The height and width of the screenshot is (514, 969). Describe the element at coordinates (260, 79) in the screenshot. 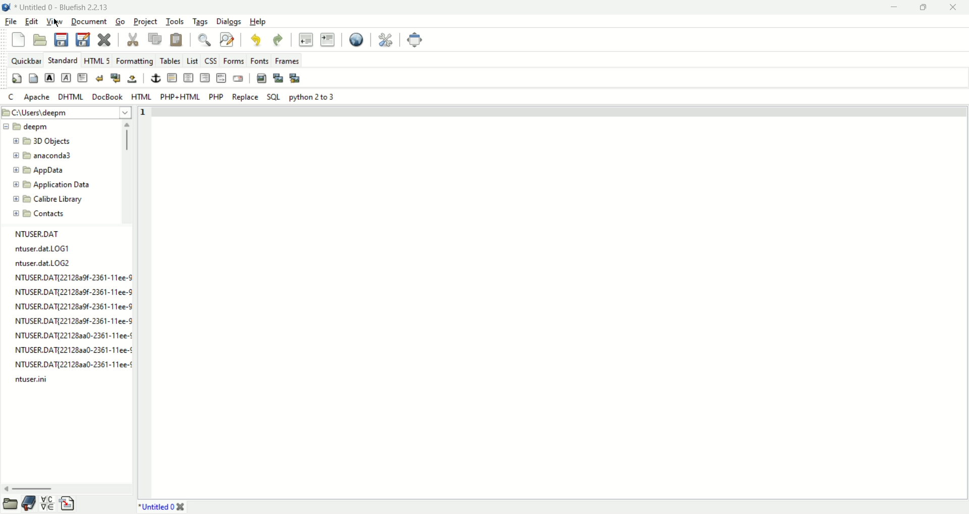

I see `insert image` at that location.